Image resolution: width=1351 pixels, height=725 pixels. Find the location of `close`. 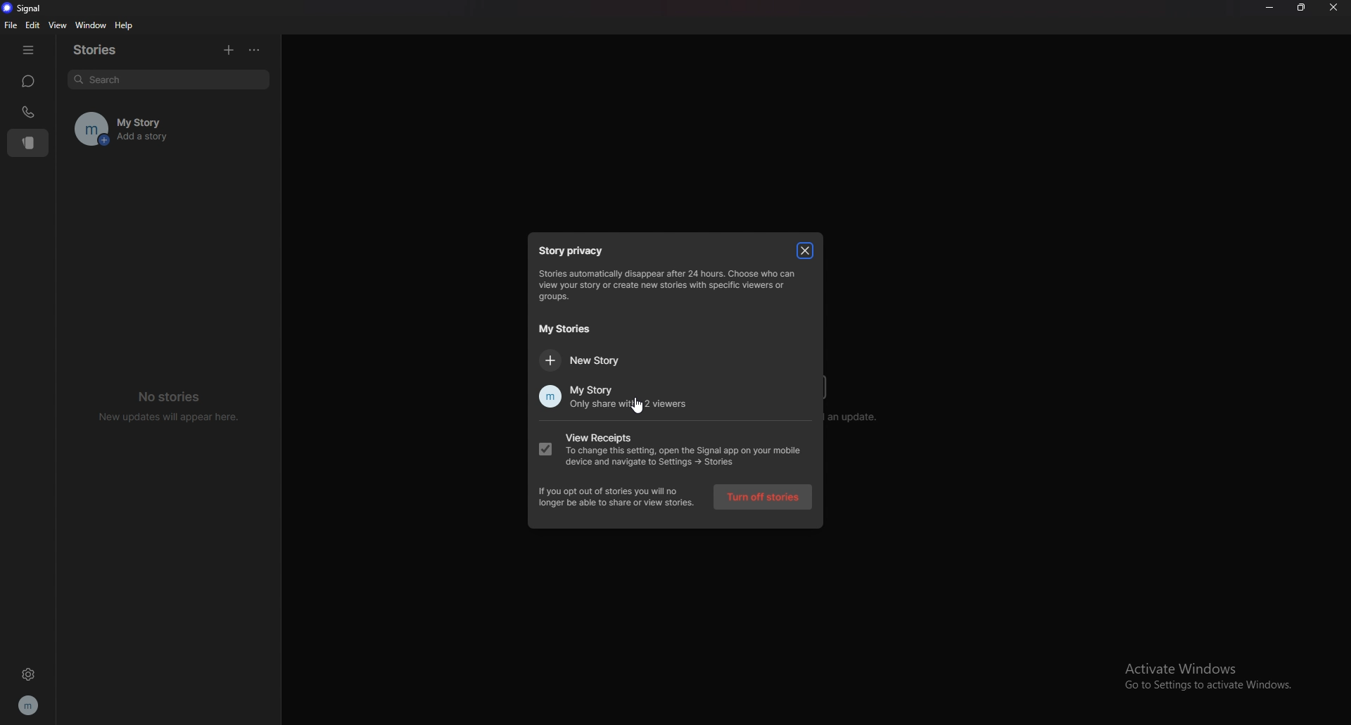

close is located at coordinates (804, 250).